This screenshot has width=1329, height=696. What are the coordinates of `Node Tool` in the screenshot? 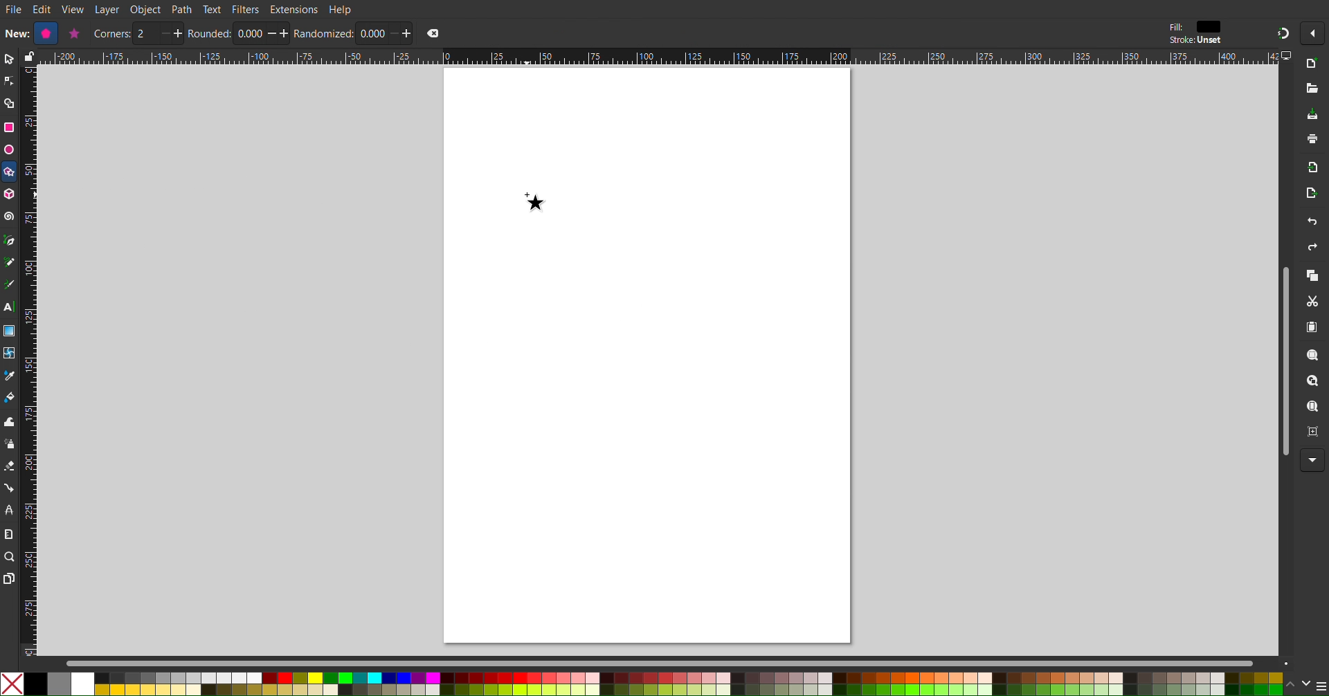 It's located at (9, 82).